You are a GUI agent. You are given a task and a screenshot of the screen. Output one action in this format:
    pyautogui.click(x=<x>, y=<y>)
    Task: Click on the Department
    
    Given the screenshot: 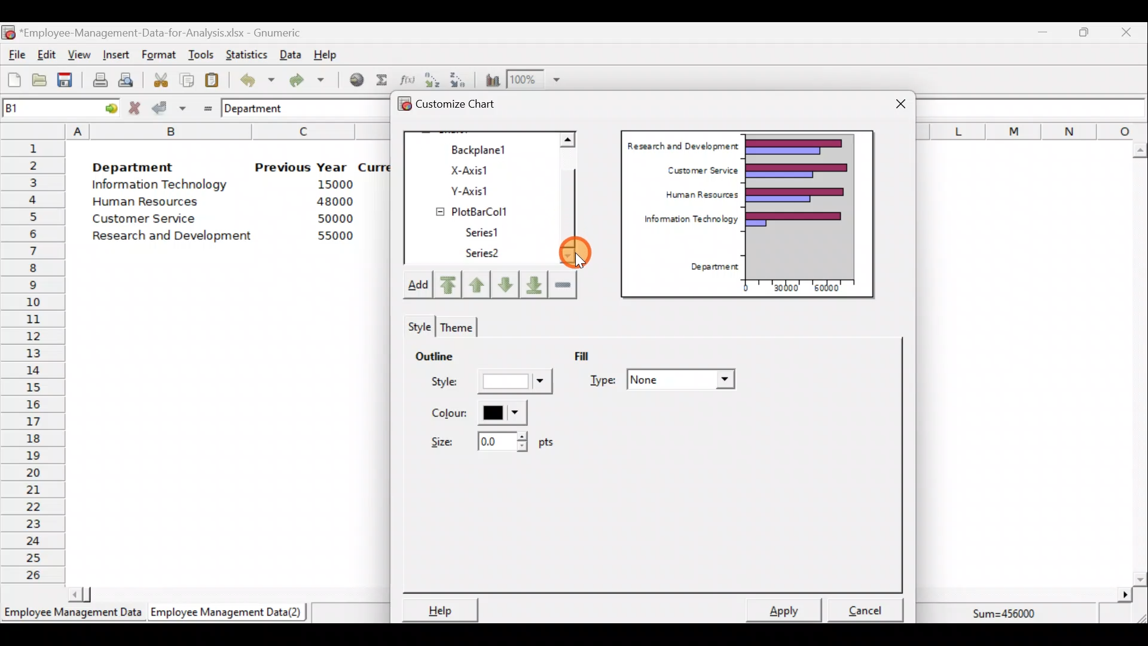 What is the action you would take?
    pyautogui.click(x=133, y=164)
    